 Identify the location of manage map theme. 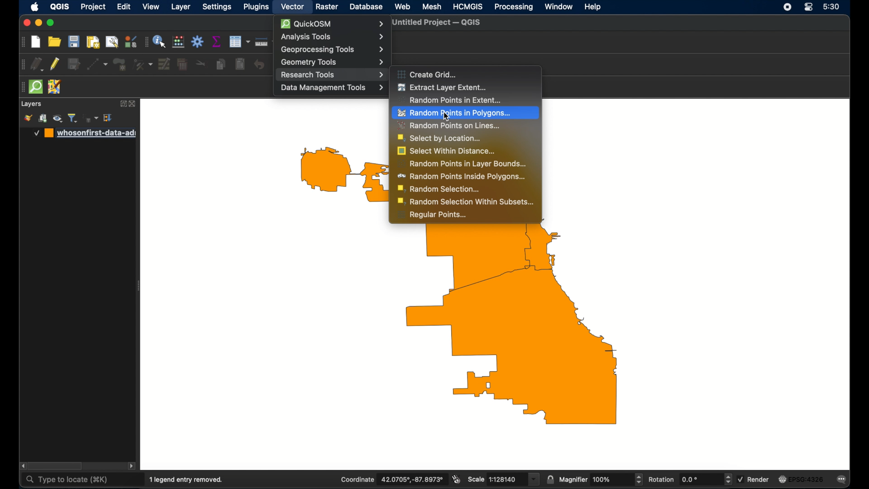
(58, 119).